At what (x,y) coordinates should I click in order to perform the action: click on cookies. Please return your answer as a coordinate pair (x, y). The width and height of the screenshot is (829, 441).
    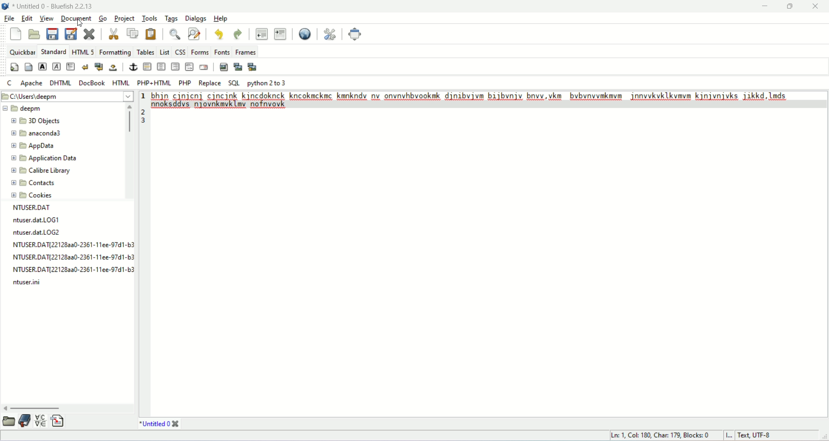
    Looking at the image, I should click on (34, 195).